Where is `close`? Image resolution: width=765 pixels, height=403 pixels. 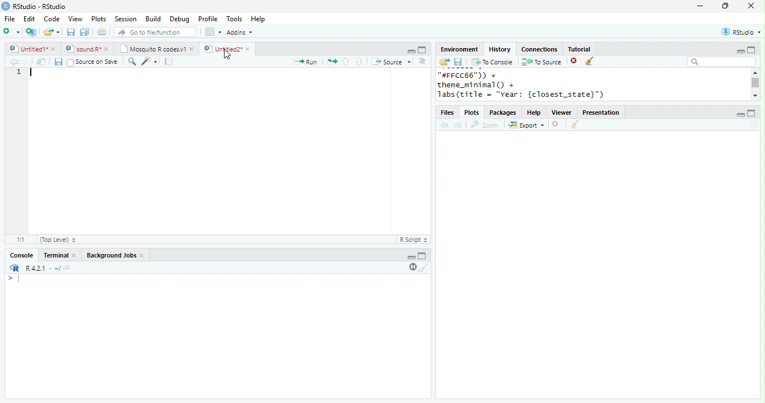
close is located at coordinates (248, 49).